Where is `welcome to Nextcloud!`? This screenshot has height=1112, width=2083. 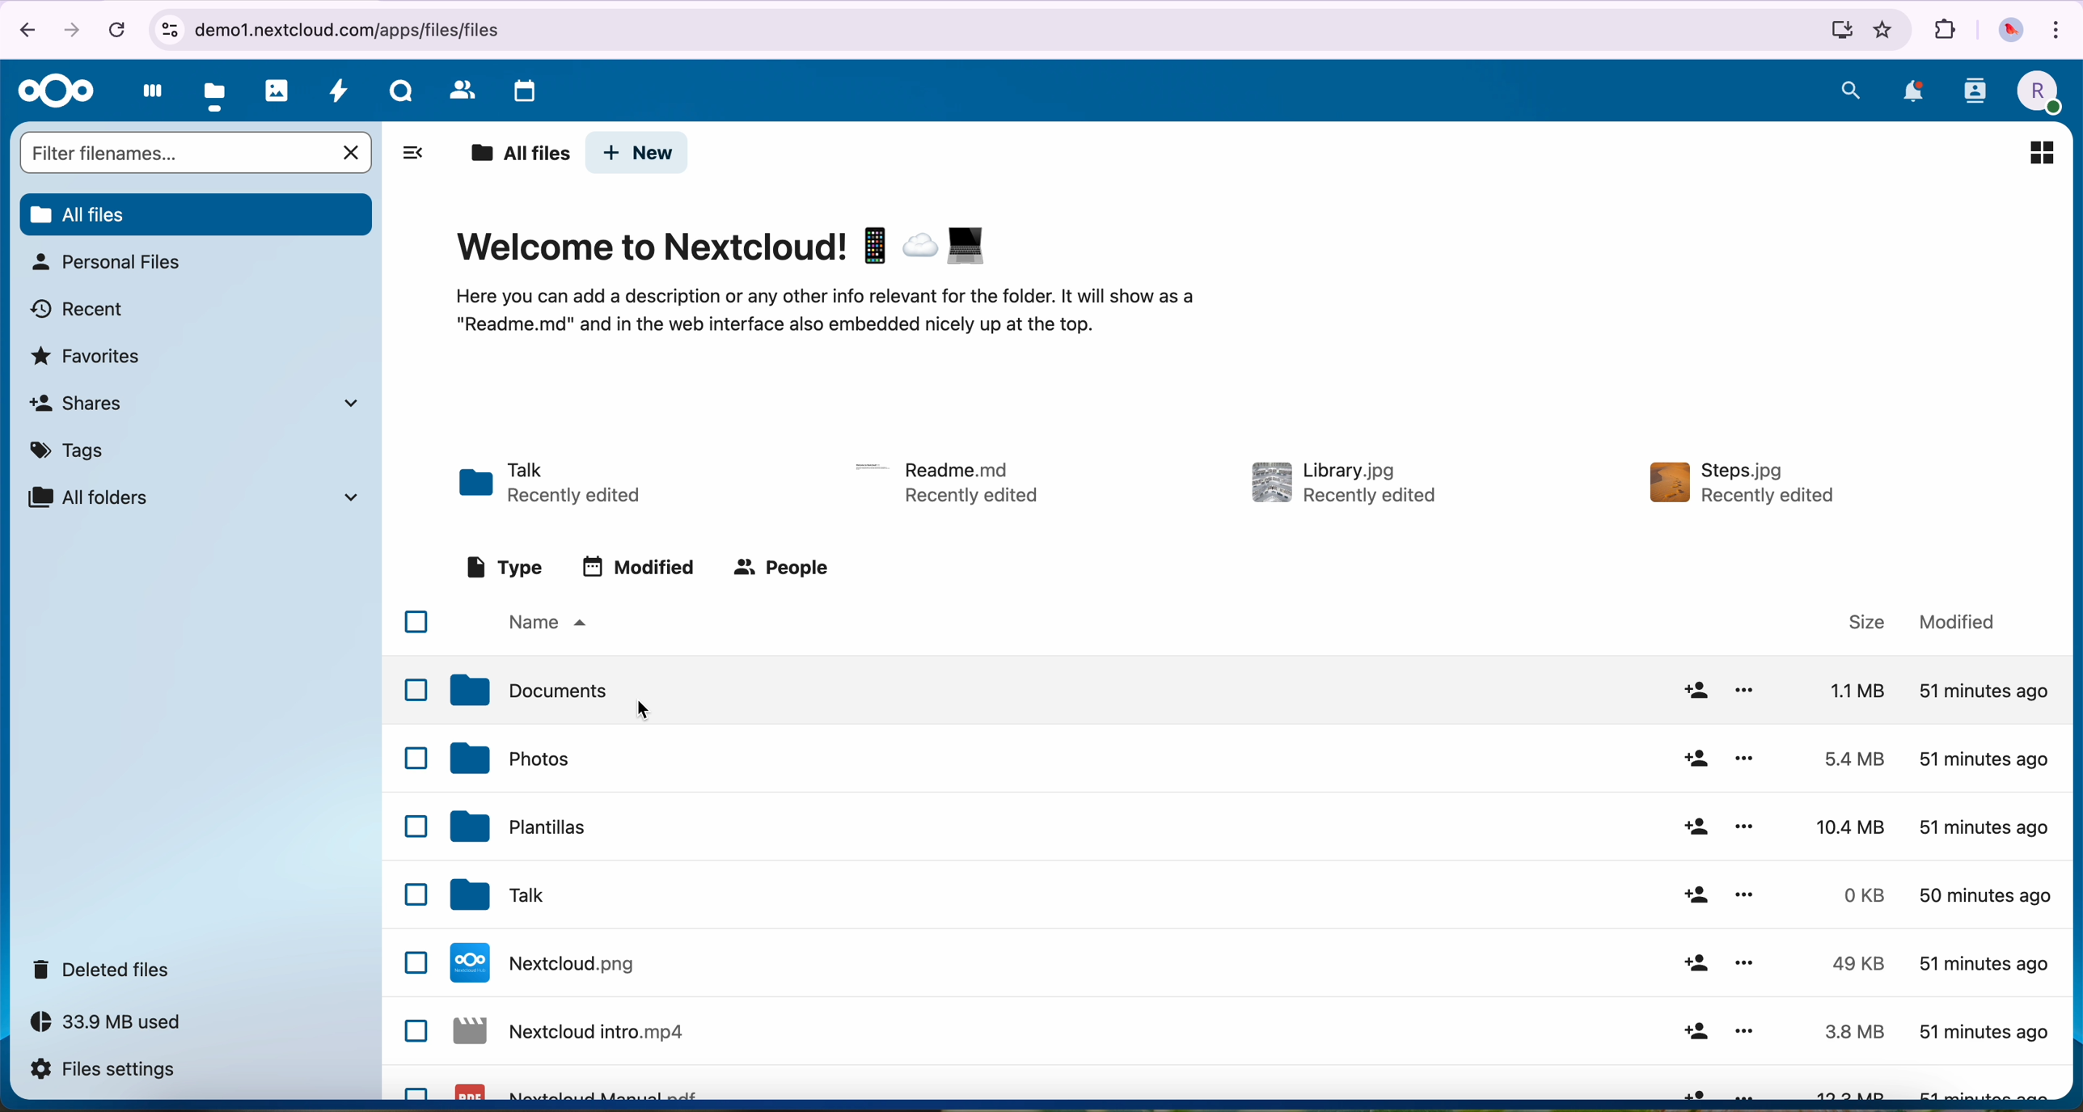
welcome to Nextcloud! is located at coordinates (824, 277).